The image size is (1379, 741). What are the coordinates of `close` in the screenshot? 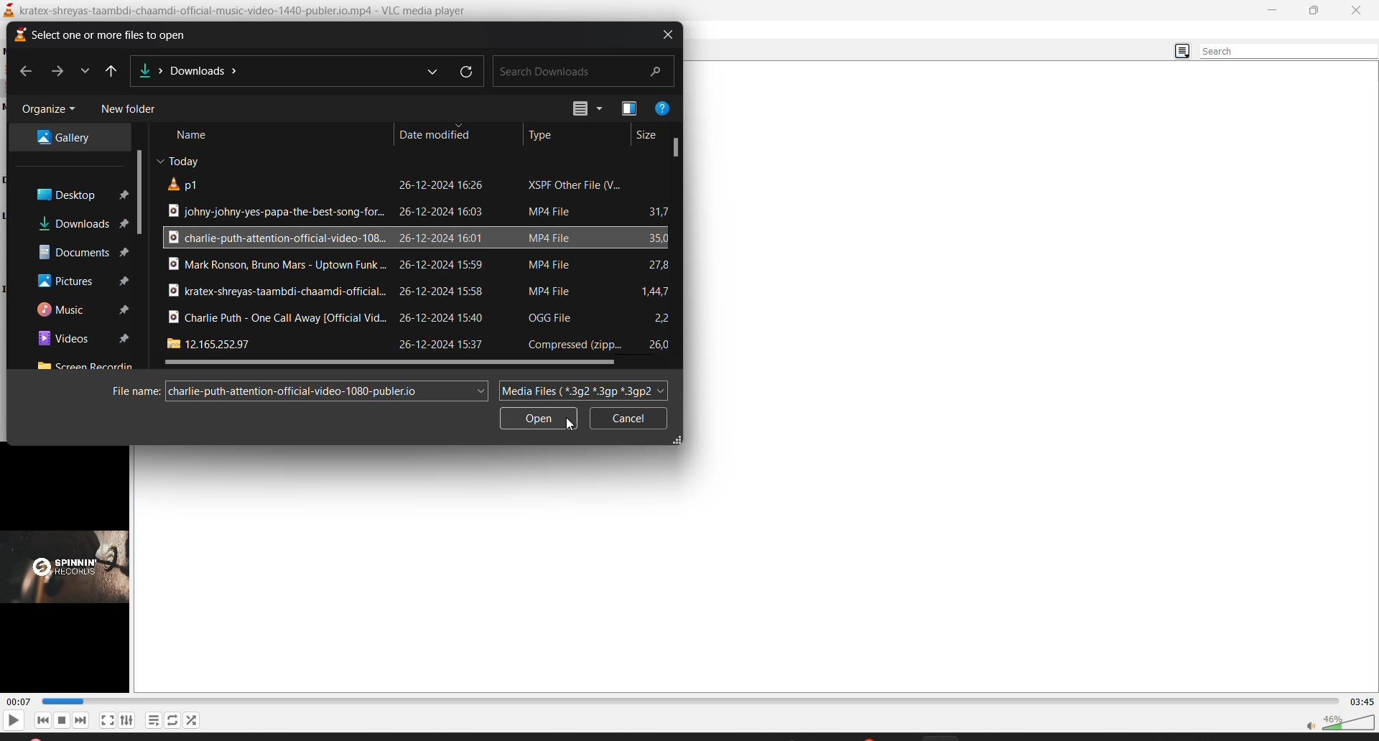 It's located at (670, 36).